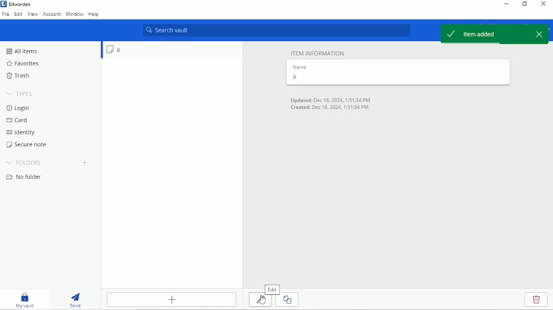 The height and width of the screenshot is (310, 553). Describe the element at coordinates (32, 14) in the screenshot. I see `View` at that location.